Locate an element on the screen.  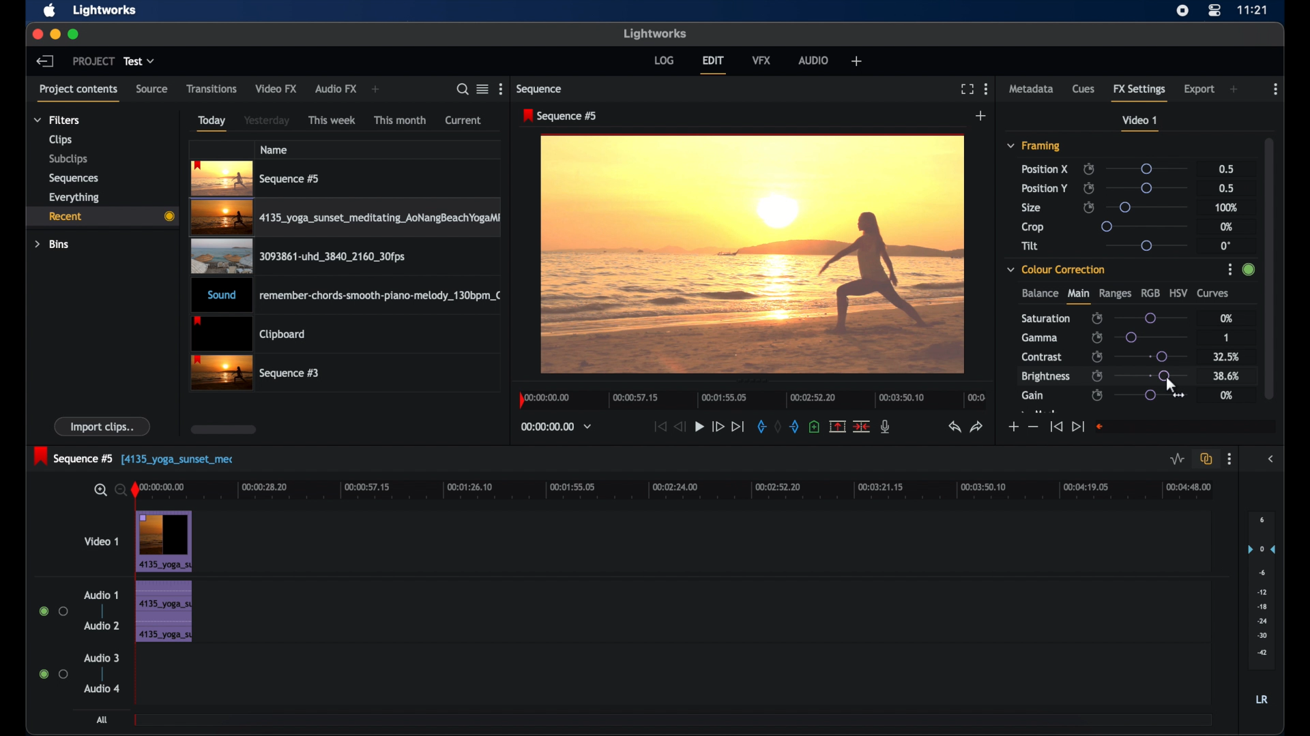
full screen is located at coordinates (967, 89).